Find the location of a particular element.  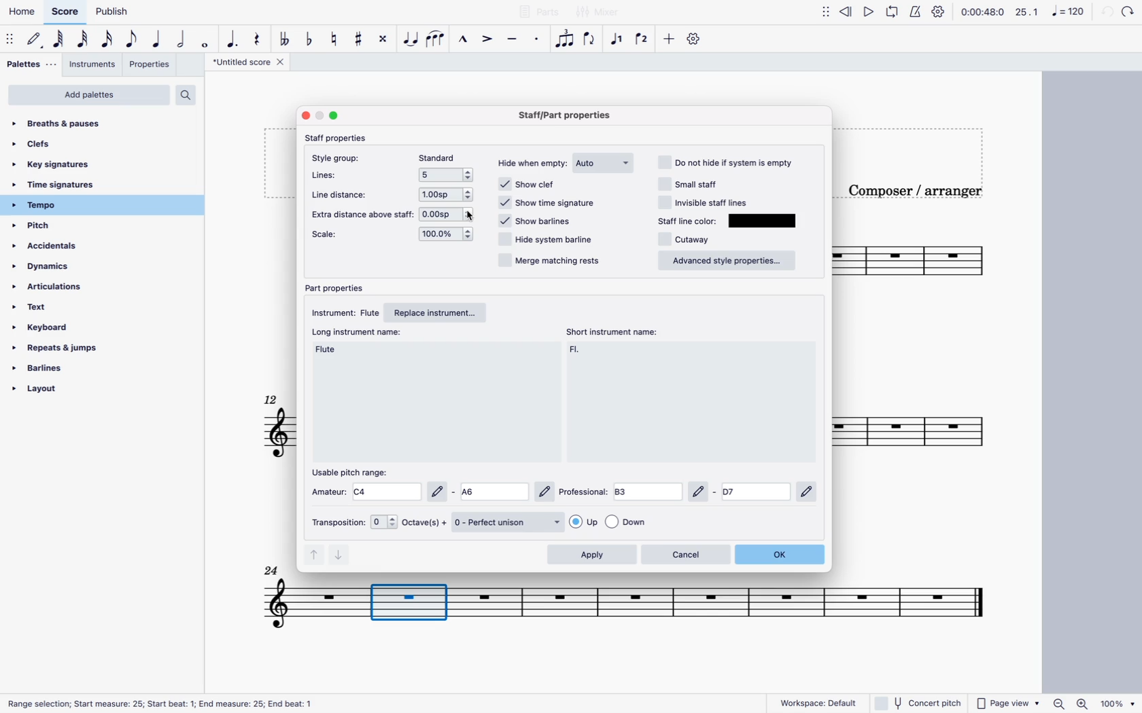

rewind is located at coordinates (847, 11).